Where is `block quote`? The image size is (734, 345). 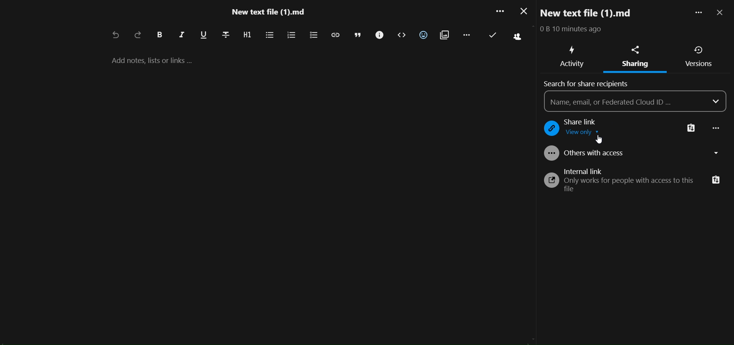 block quote is located at coordinates (358, 35).